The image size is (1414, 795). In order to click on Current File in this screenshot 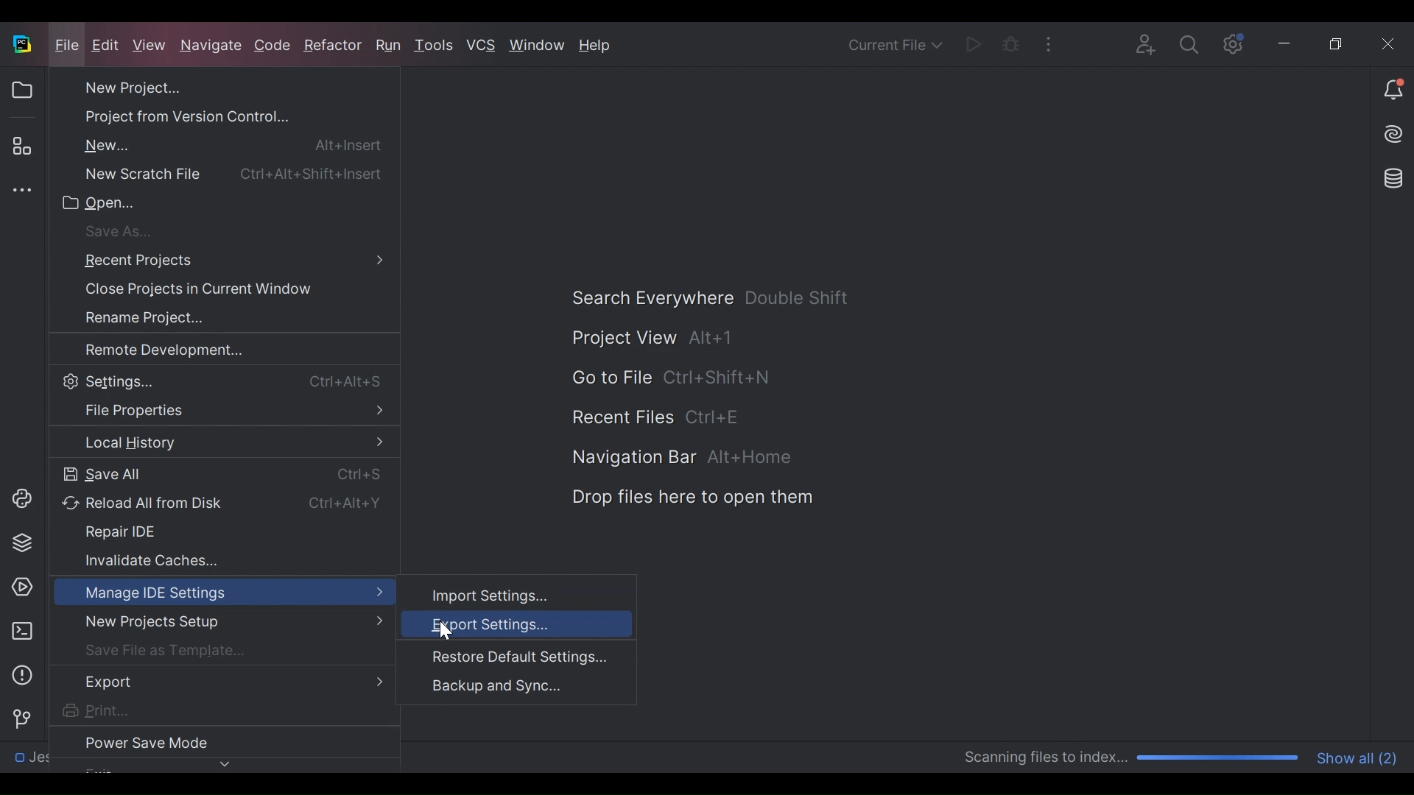, I will do `click(896, 43)`.